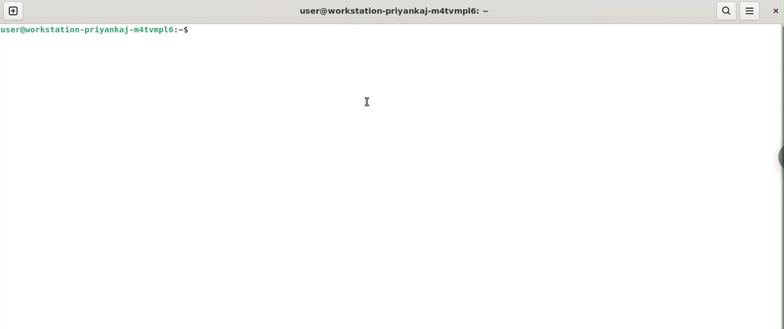  What do you see at coordinates (779, 157) in the screenshot?
I see `sidebar` at bounding box center [779, 157].